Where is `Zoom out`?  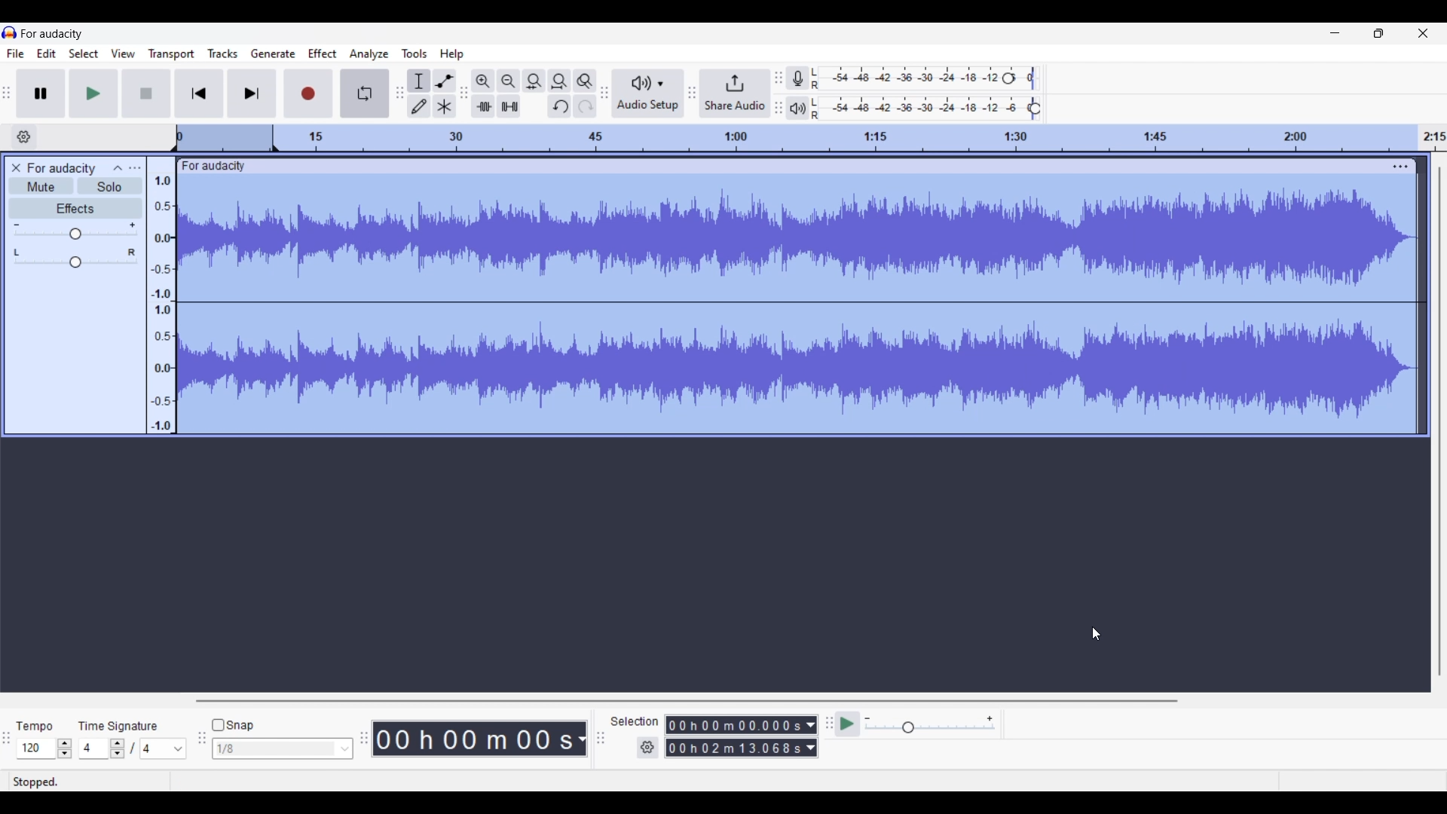
Zoom out is located at coordinates (508, 81).